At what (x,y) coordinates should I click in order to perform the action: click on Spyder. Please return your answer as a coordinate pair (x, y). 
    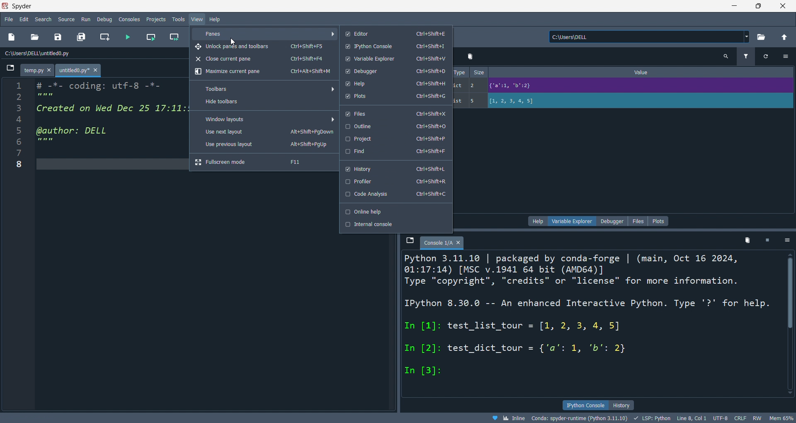
    Looking at the image, I should click on (115, 6).